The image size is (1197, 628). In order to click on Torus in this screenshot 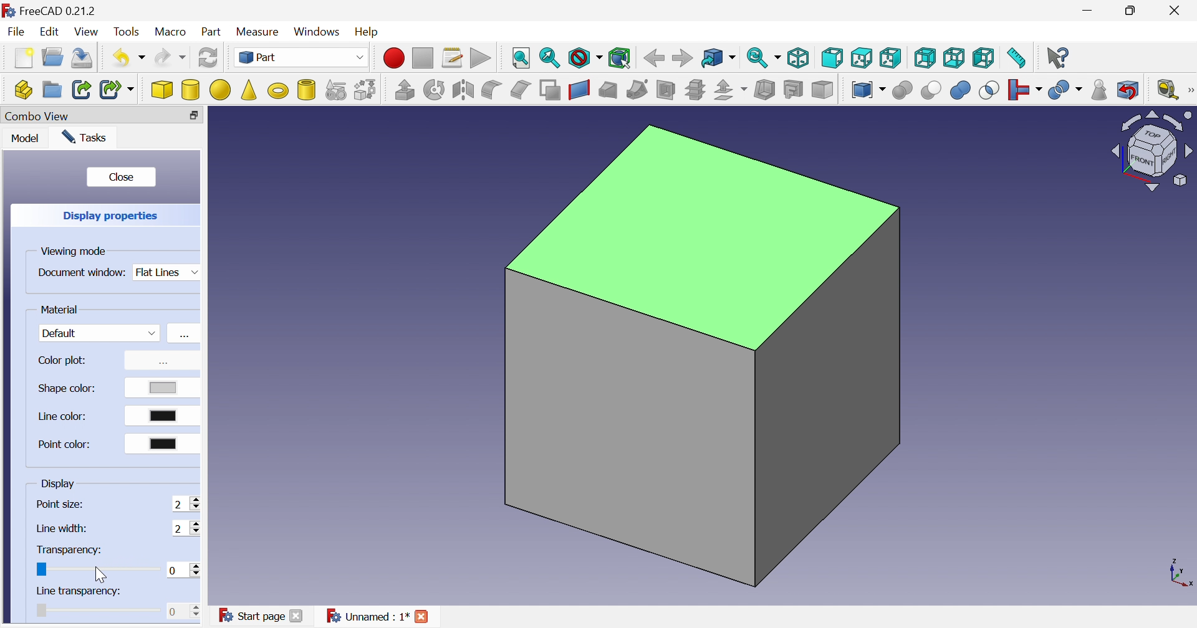, I will do `click(280, 92)`.